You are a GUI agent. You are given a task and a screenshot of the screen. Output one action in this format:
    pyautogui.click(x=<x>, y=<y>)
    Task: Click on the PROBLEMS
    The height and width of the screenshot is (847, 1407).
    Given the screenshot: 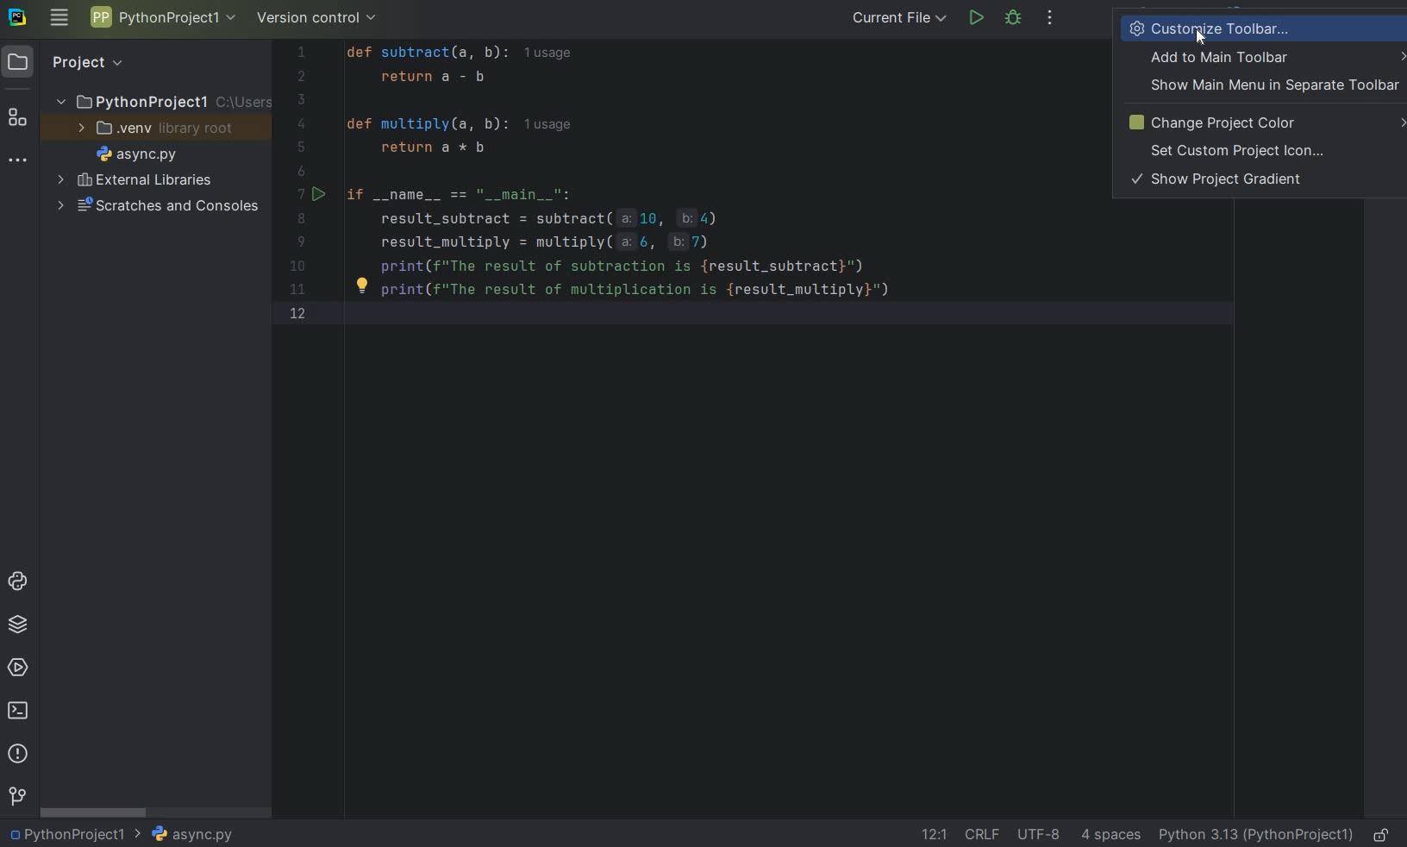 What is the action you would take?
    pyautogui.click(x=20, y=756)
    